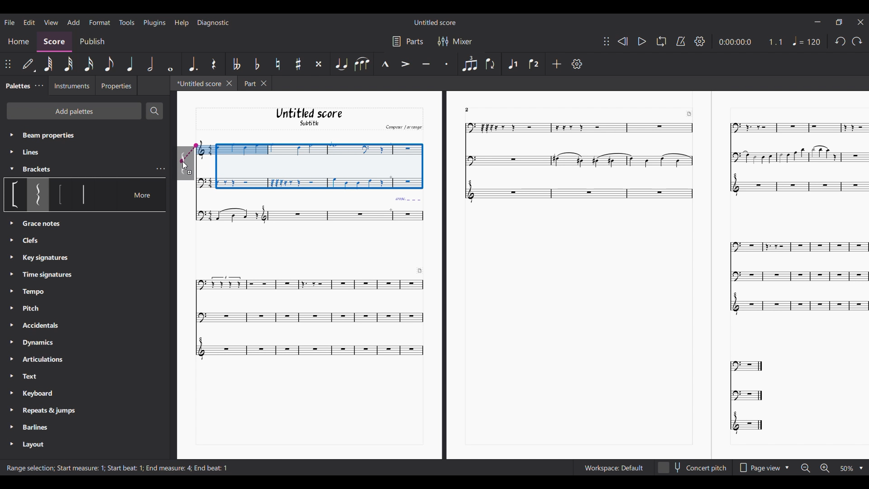 Image resolution: width=869 pixels, height=489 pixels. What do you see at coordinates (37, 292) in the screenshot?
I see `Tempo` at bounding box center [37, 292].